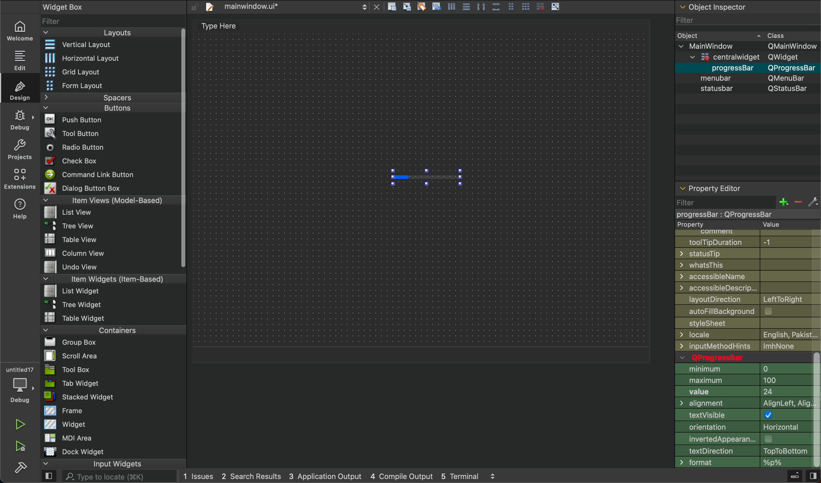  Describe the element at coordinates (19, 59) in the screenshot. I see `edit` at that location.